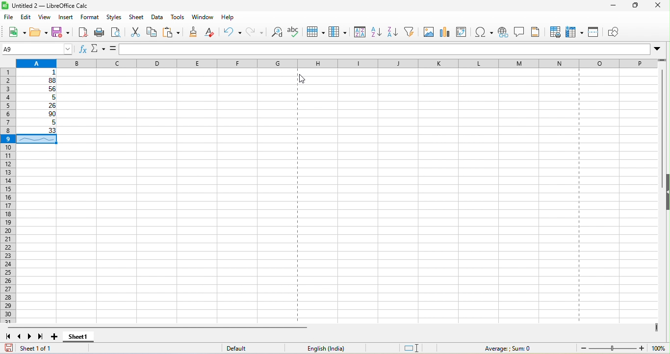  I want to click on Sheet 1 of 1, so click(42, 348).